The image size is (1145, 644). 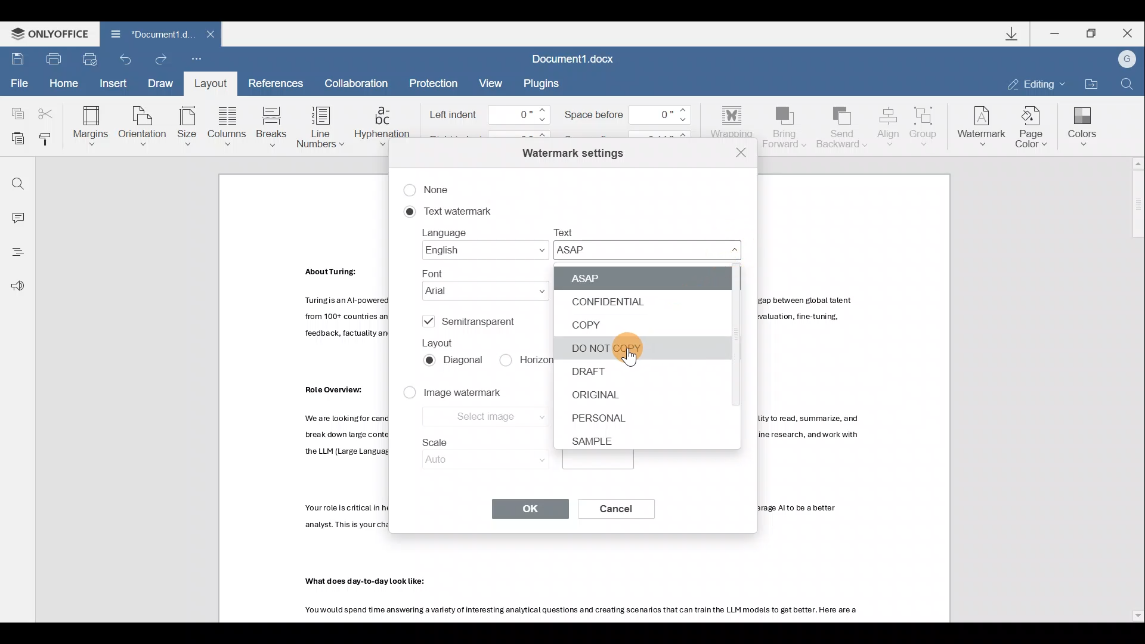 What do you see at coordinates (159, 58) in the screenshot?
I see `Redo` at bounding box center [159, 58].